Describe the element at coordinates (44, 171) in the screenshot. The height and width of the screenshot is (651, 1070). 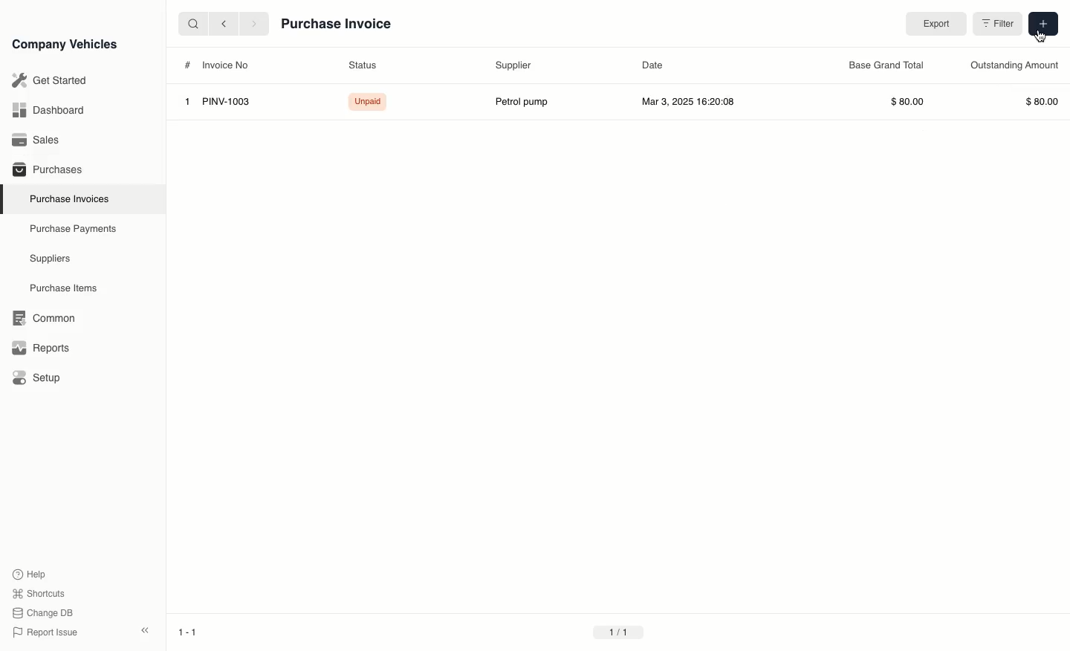
I see `Purchases` at that location.